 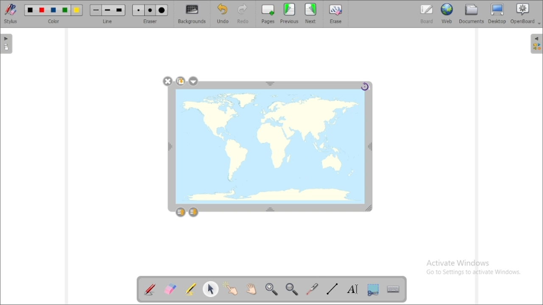 What do you see at coordinates (54, 14) in the screenshot?
I see `color` at bounding box center [54, 14].